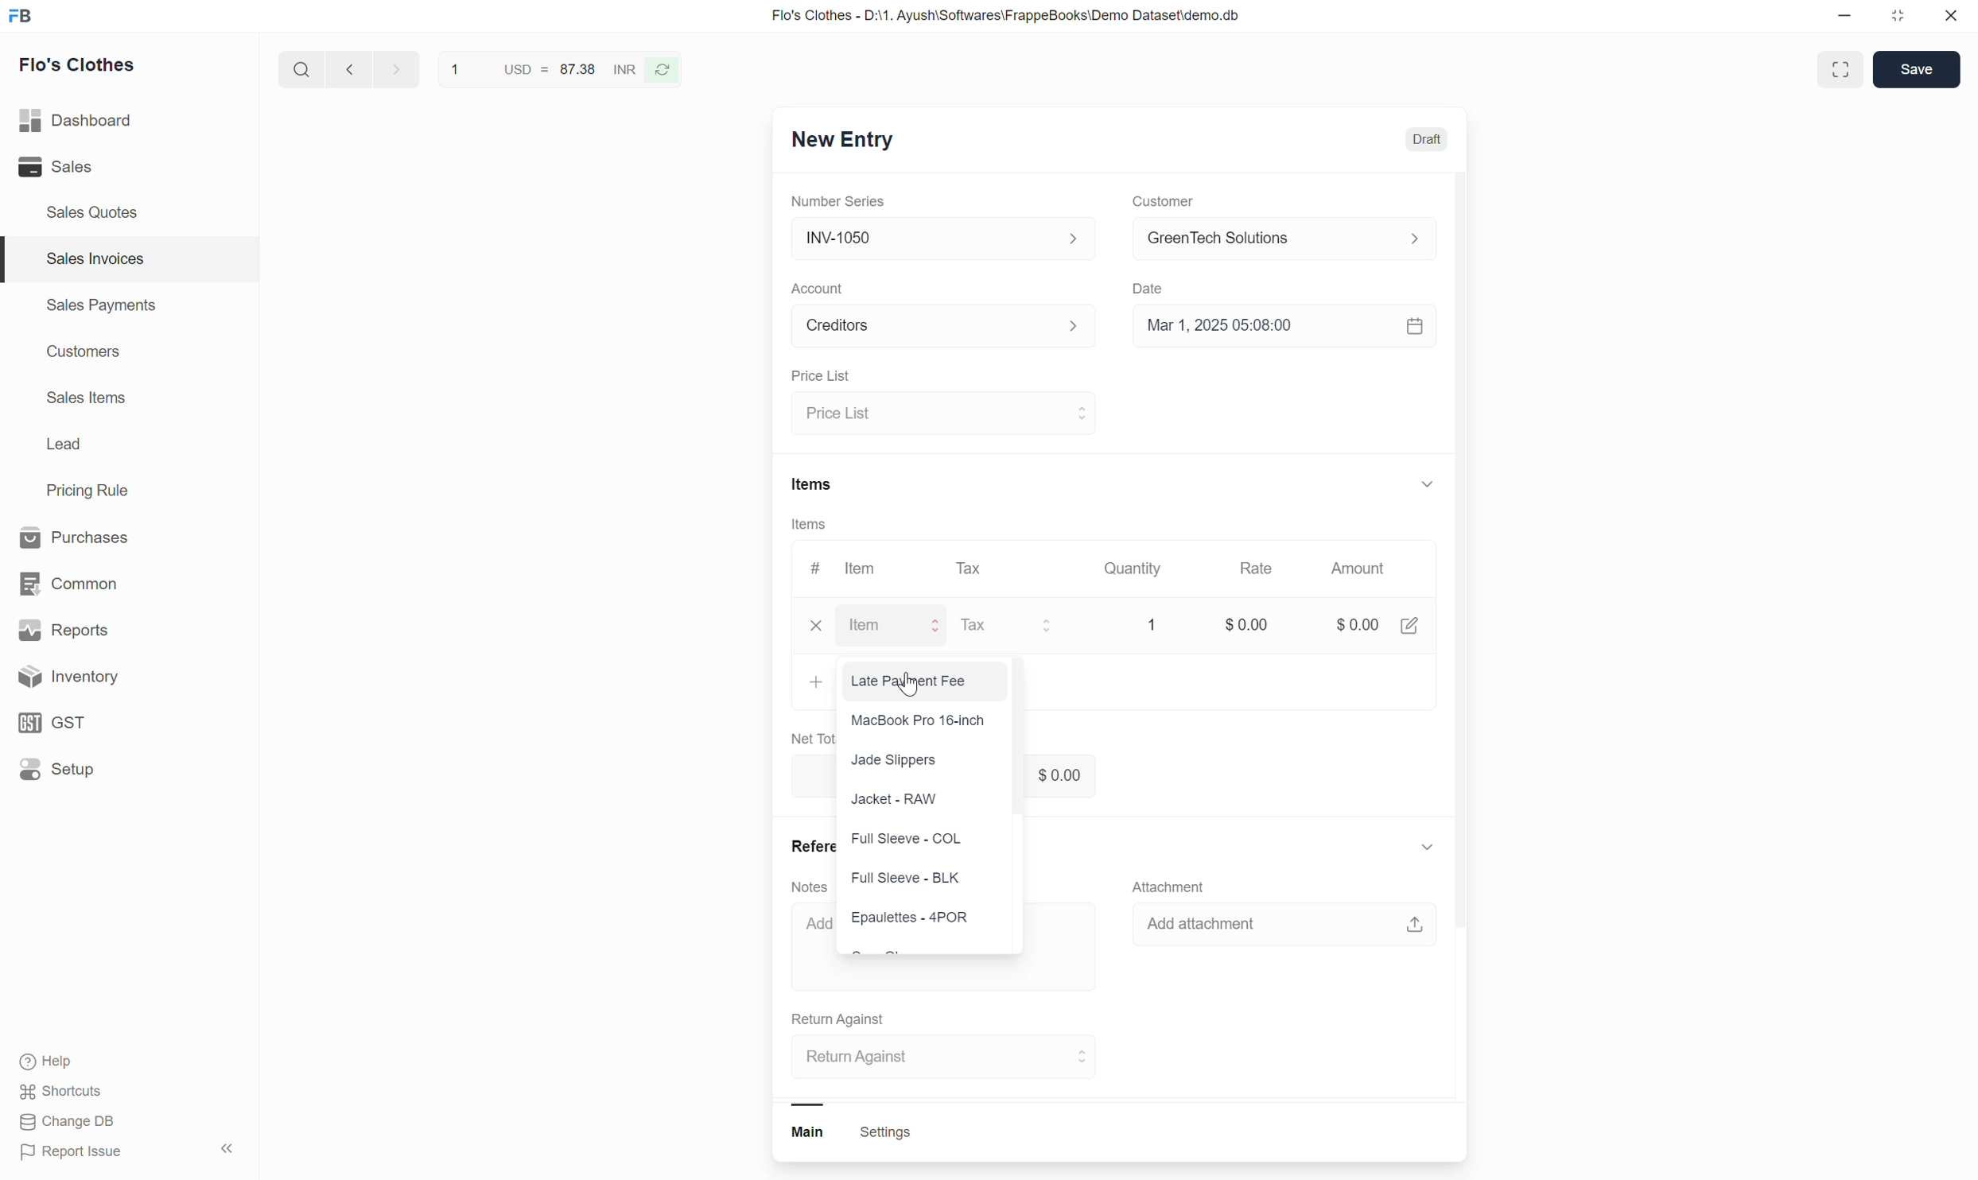 This screenshot has height=1180, width=1978. What do you see at coordinates (348, 72) in the screenshot?
I see `go back ` at bounding box center [348, 72].